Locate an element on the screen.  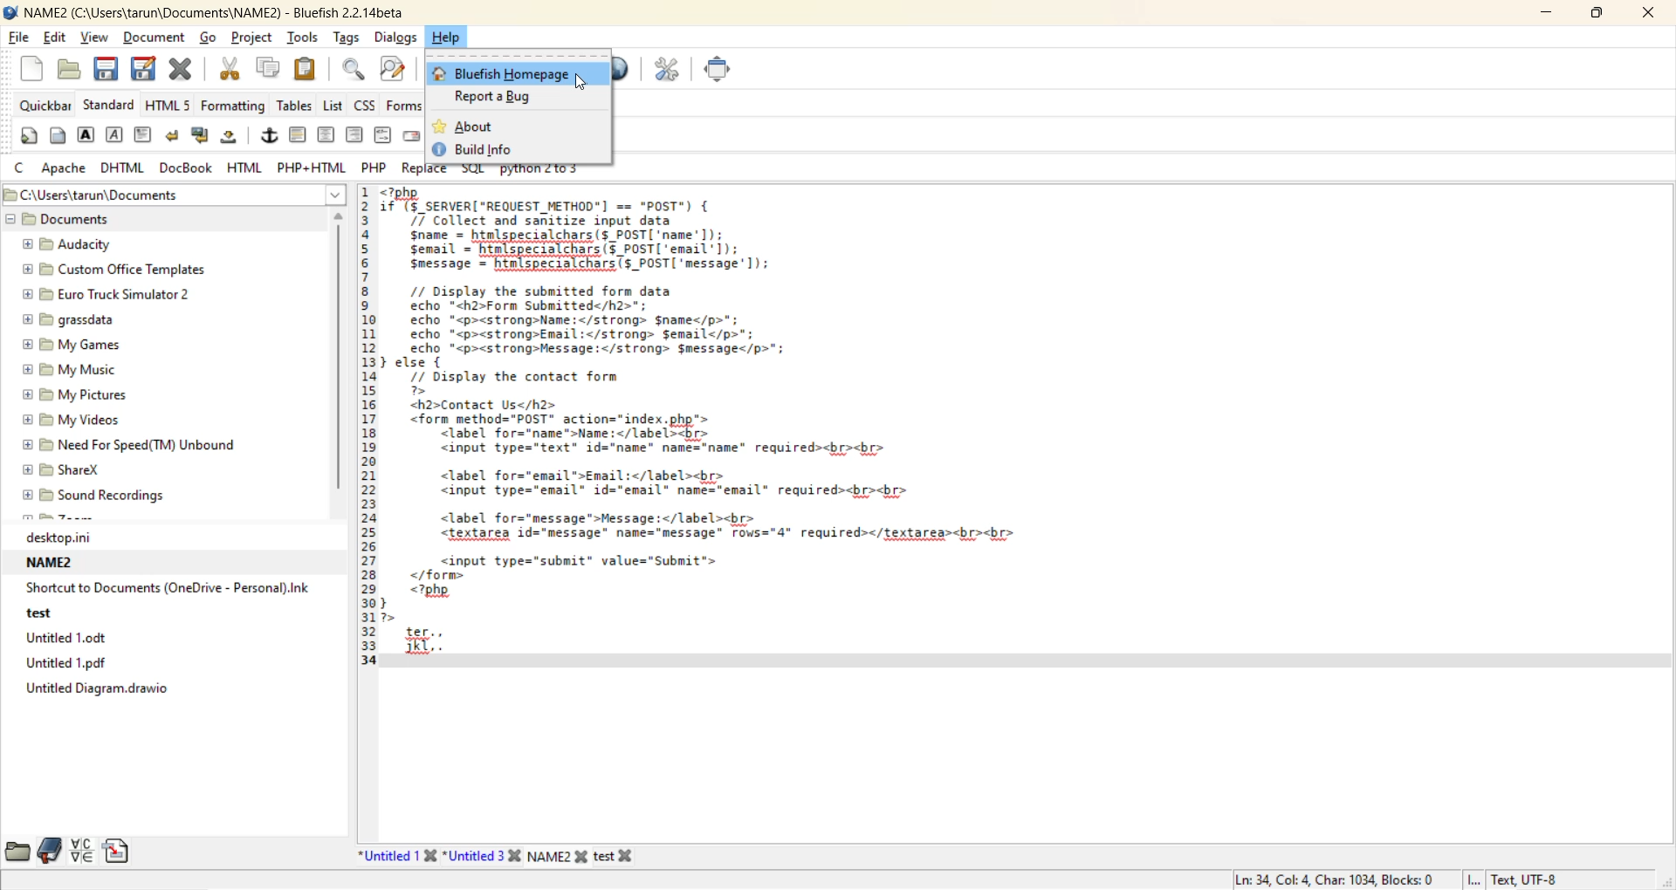
file path is located at coordinates (174, 195).